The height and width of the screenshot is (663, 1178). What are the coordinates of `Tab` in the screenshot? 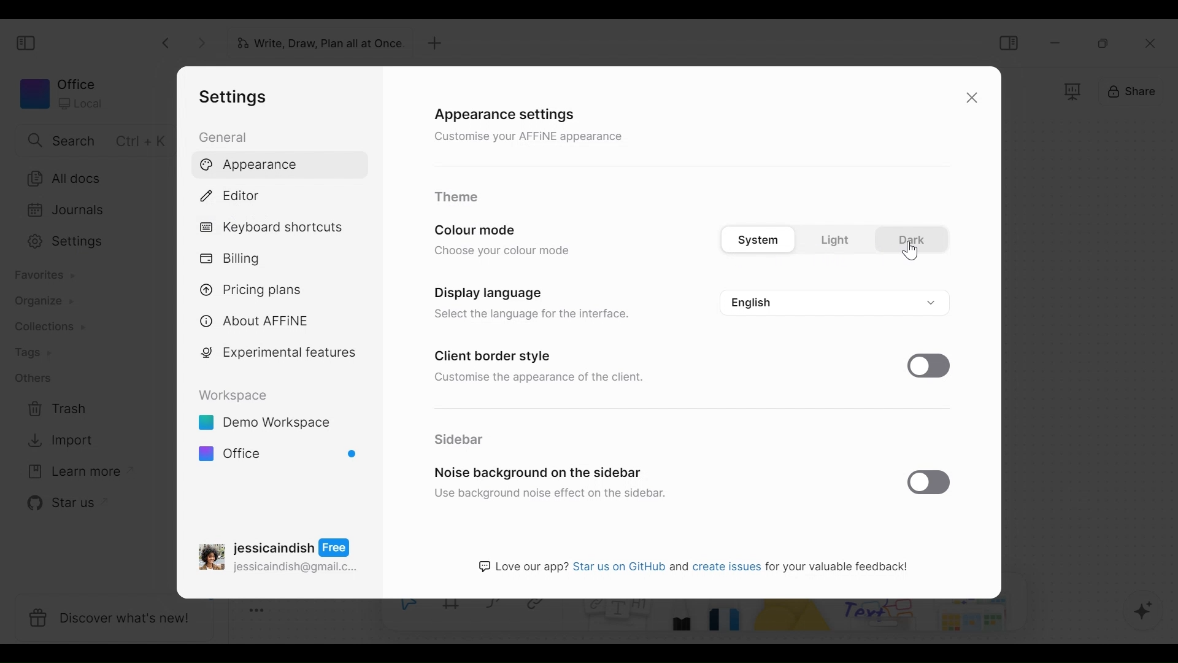 It's located at (315, 44).